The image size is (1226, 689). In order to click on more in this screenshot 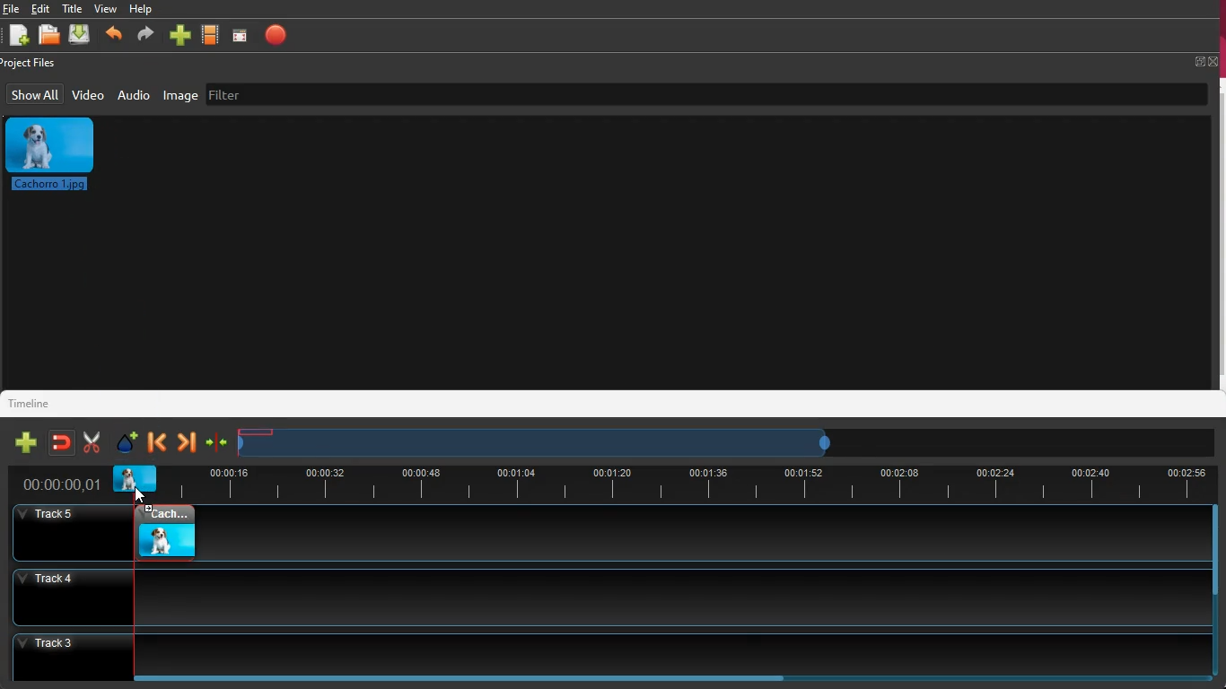, I will do `click(180, 35)`.